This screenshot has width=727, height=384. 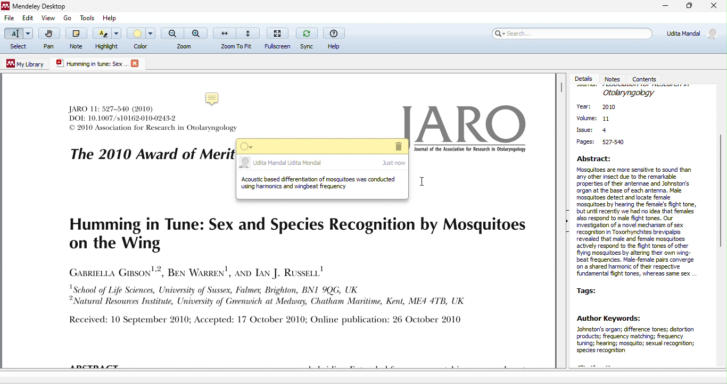 What do you see at coordinates (647, 78) in the screenshot?
I see `contents` at bounding box center [647, 78].